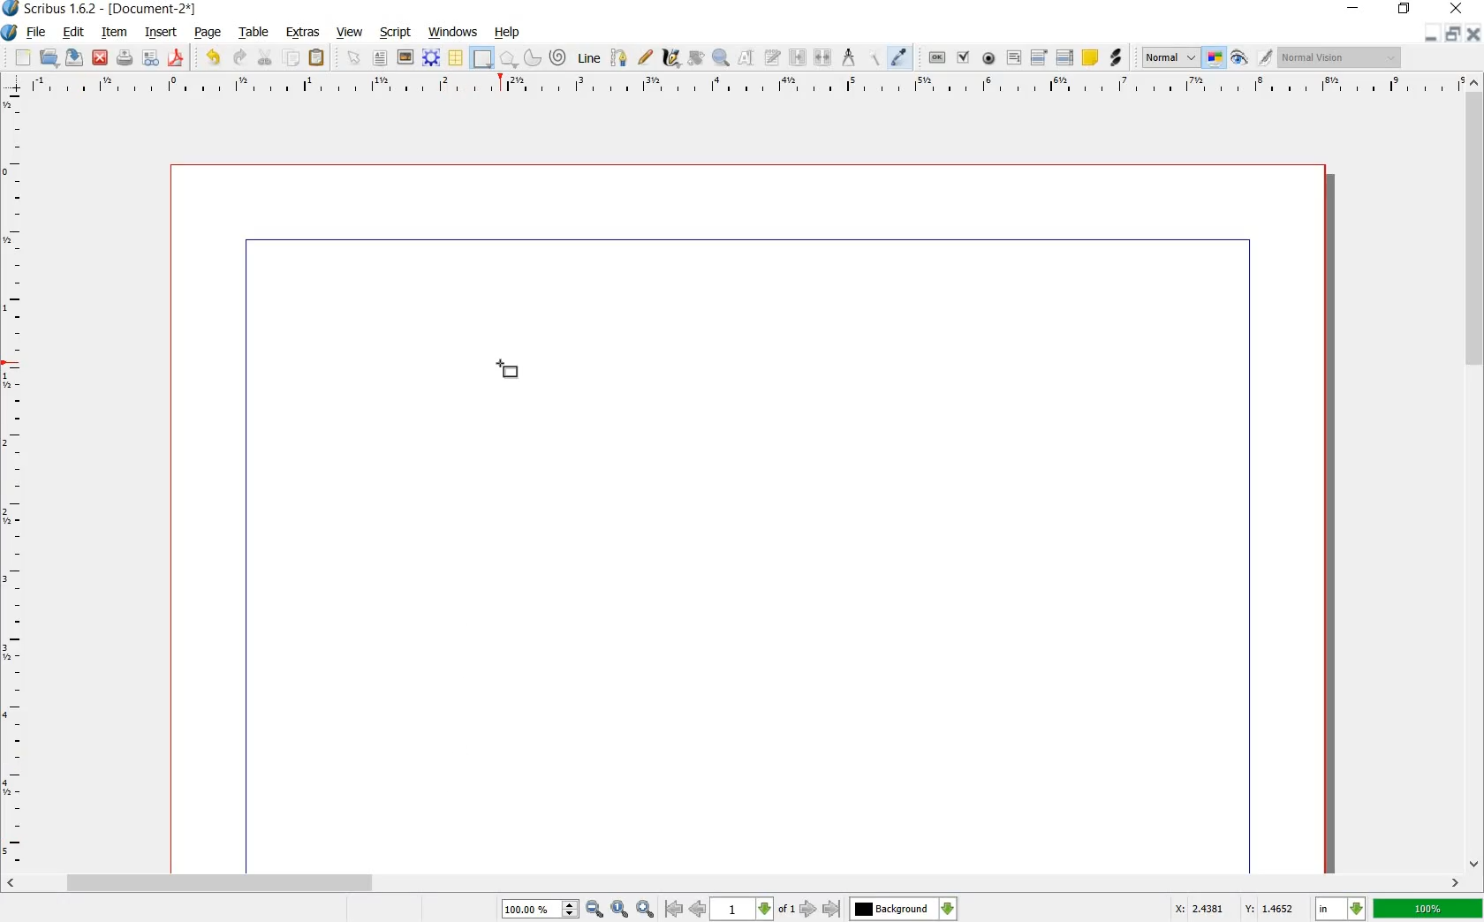 The height and width of the screenshot is (922, 1484). Describe the element at coordinates (393, 33) in the screenshot. I see `SCRIPT` at that location.